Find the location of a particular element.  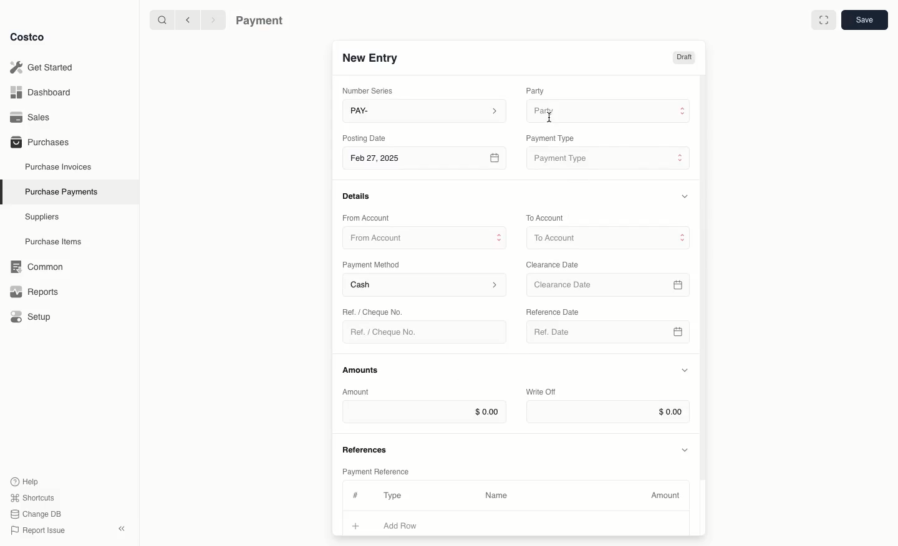

Search is located at coordinates (162, 19).